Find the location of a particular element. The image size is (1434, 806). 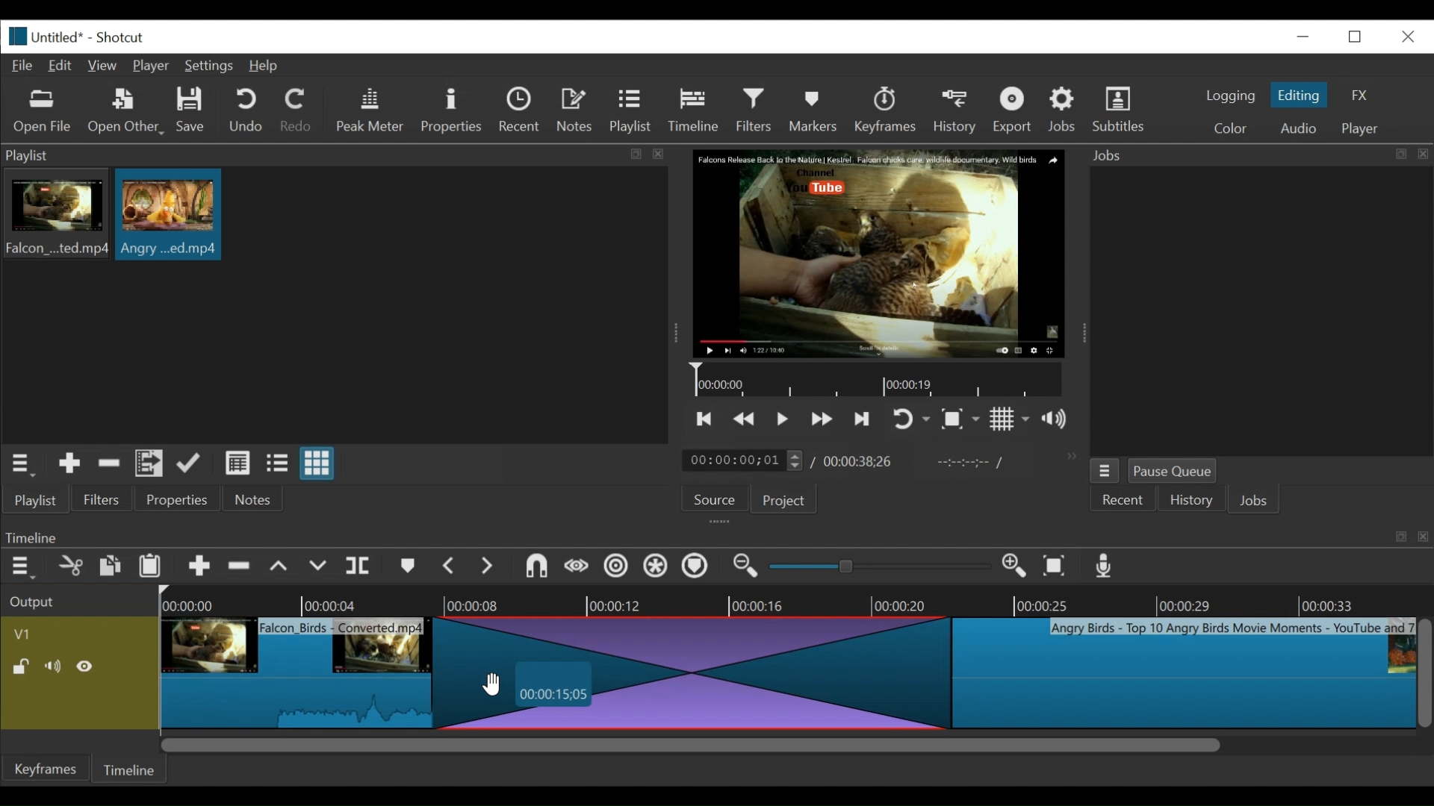

Settings is located at coordinates (212, 68).